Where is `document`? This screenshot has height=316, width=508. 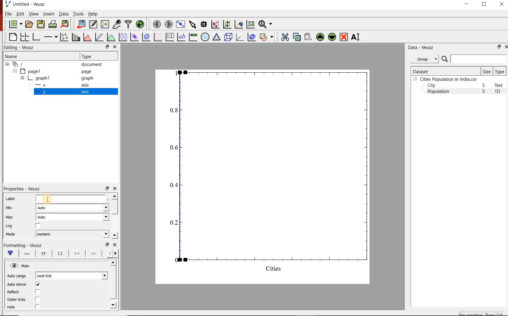
document is located at coordinates (56, 64).